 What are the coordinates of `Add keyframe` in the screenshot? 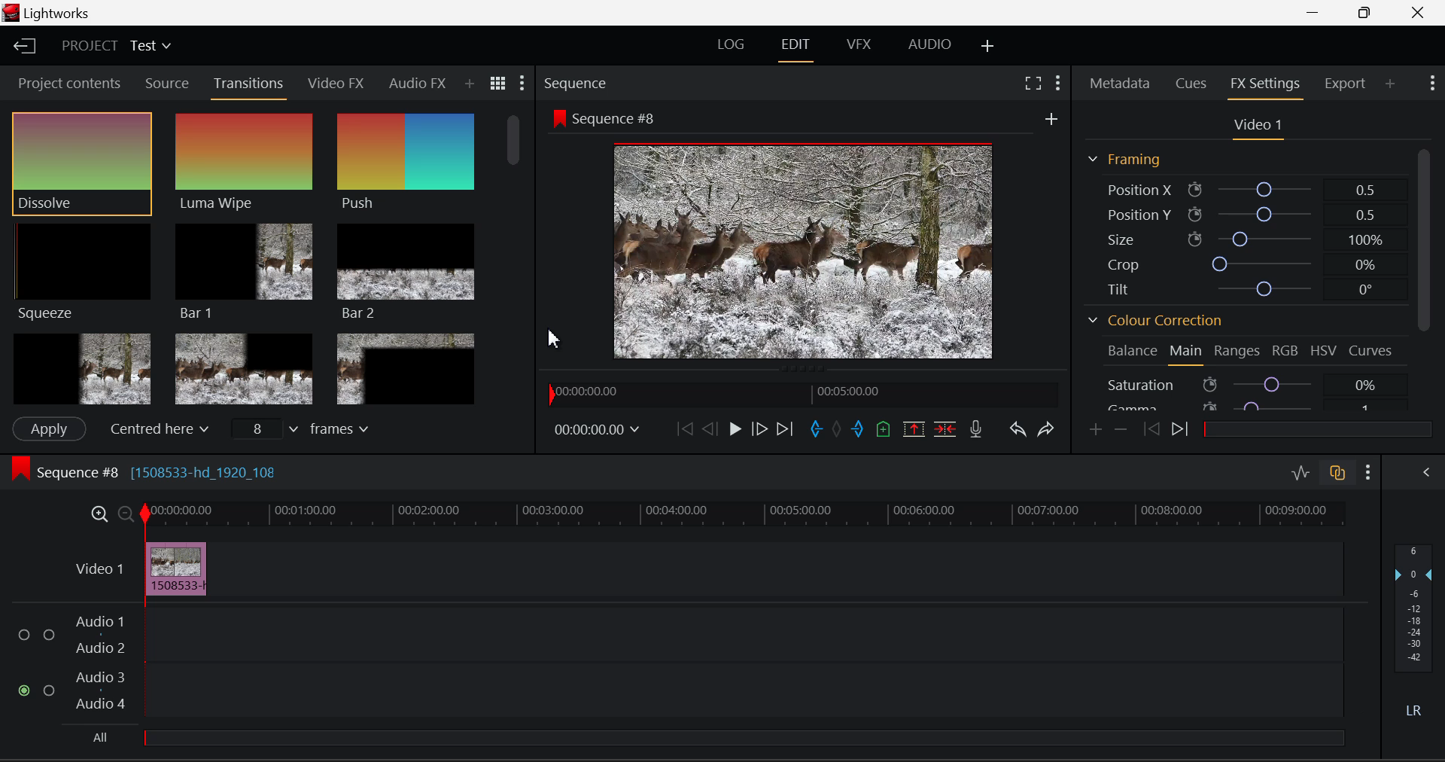 It's located at (1094, 431).